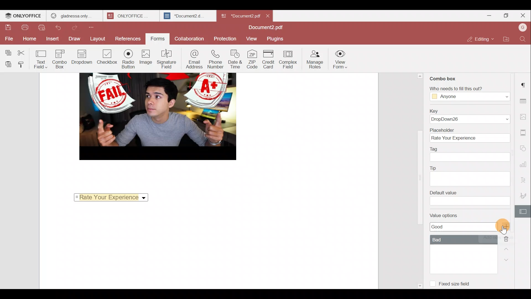 Image resolution: width=531 pixels, height=299 pixels. What do you see at coordinates (470, 115) in the screenshot?
I see `Key` at bounding box center [470, 115].